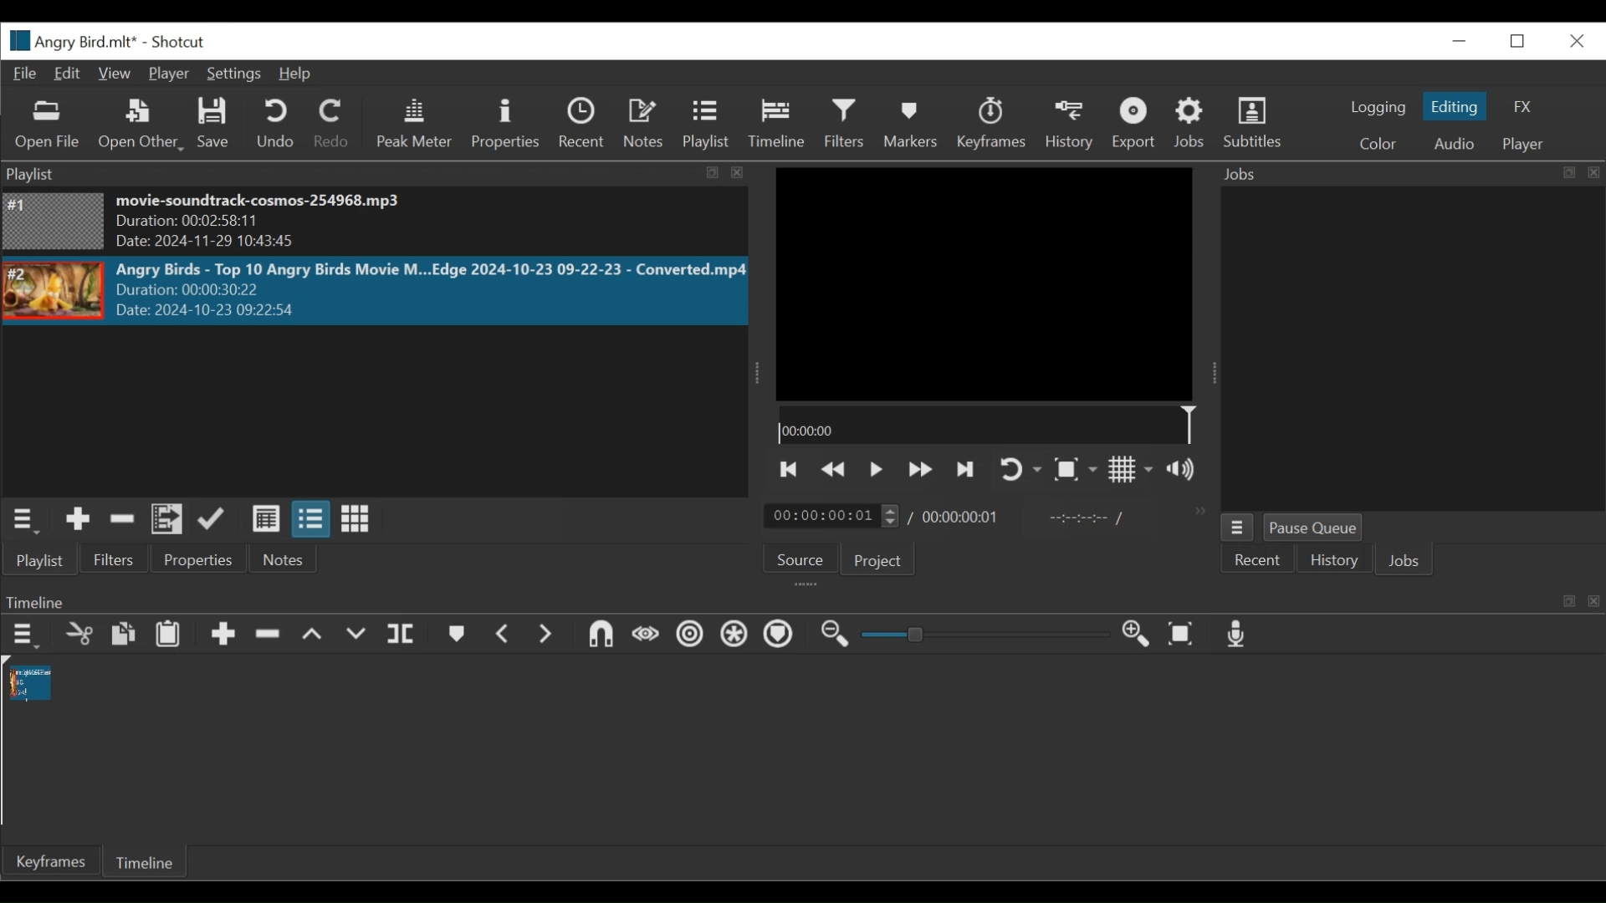 The height and width of the screenshot is (903, 1606). I want to click on Append, so click(222, 635).